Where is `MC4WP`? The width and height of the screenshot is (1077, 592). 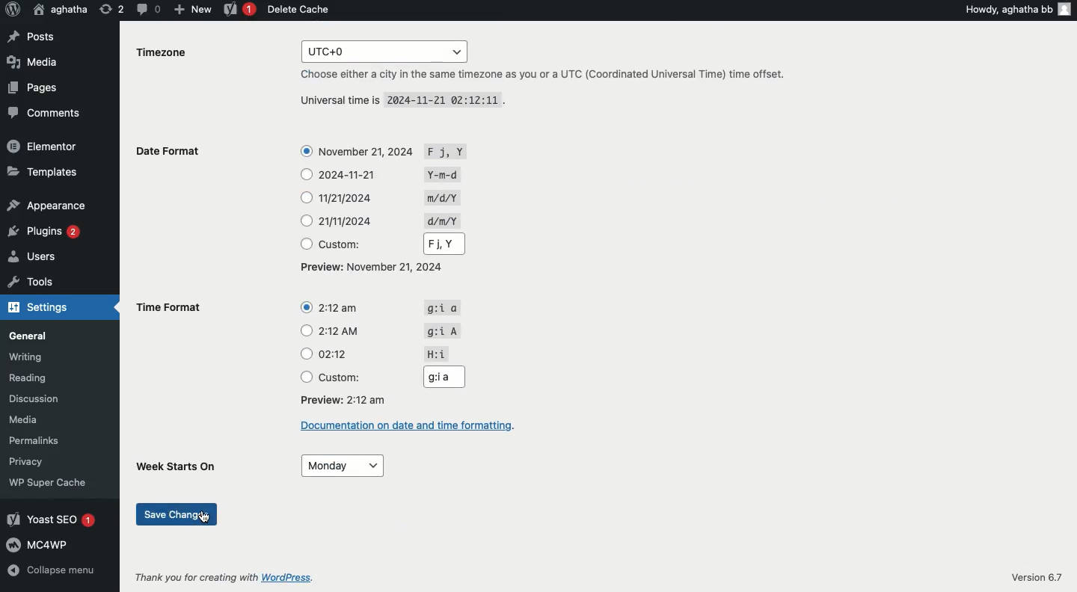
MC4WP is located at coordinates (52, 546).